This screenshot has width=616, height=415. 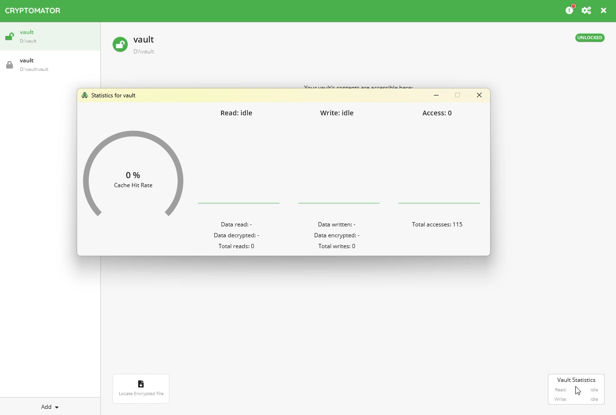 I want to click on data read, so click(x=236, y=224).